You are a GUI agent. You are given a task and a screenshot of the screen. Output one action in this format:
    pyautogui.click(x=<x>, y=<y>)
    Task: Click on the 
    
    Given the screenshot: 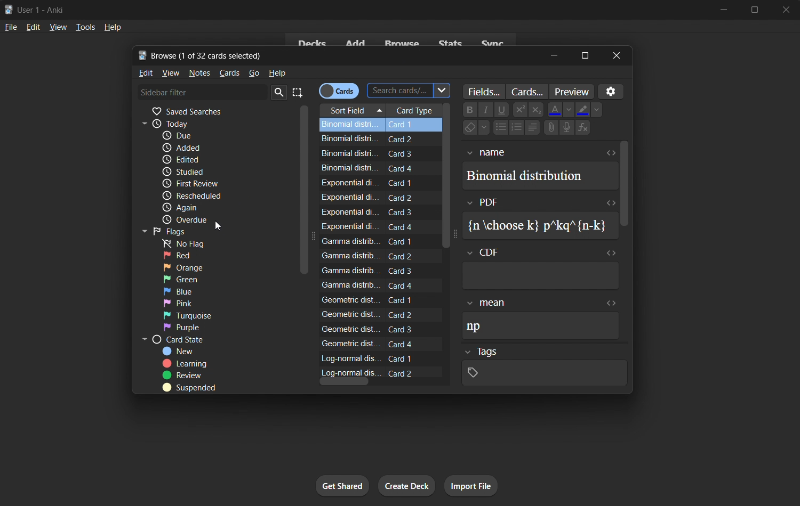 What is the action you would take?
    pyautogui.click(x=583, y=109)
    